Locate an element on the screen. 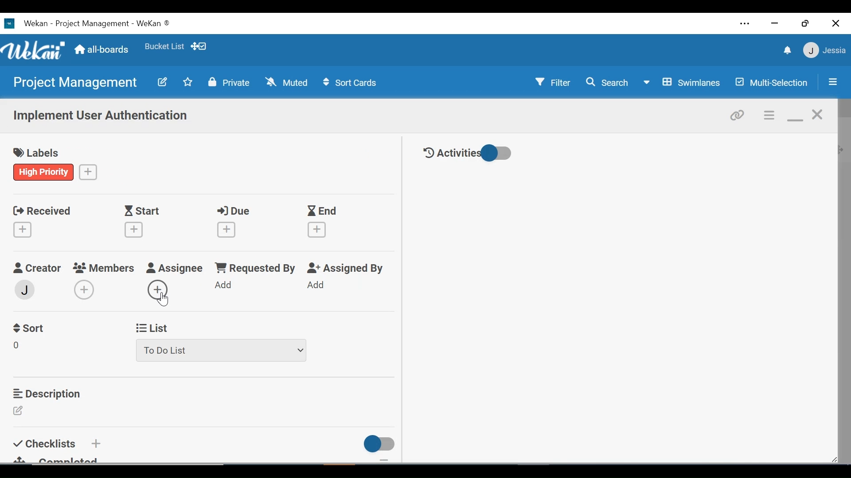 The width and height of the screenshot is (851, 478). Edit is located at coordinates (162, 81).